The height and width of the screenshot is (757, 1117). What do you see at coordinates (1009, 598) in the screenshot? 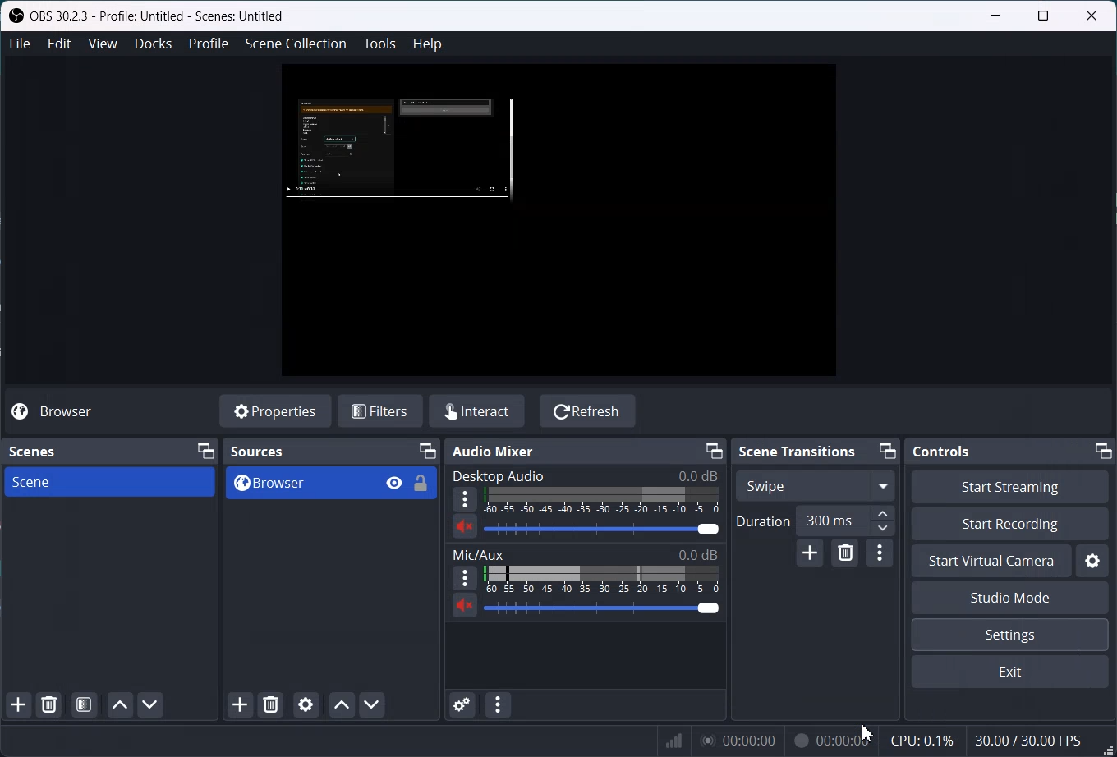
I see `Studio Mode` at bounding box center [1009, 598].